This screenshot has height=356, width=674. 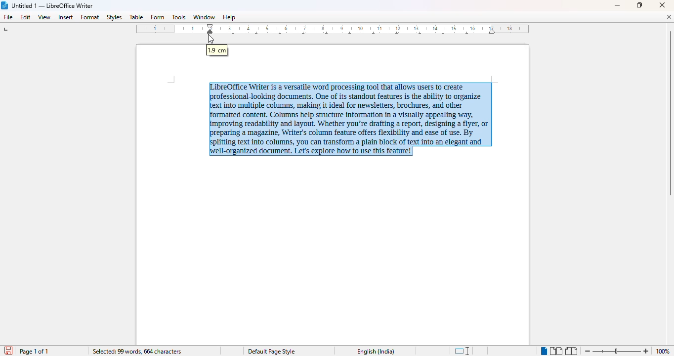 What do you see at coordinates (379, 352) in the screenshot?
I see `English (India)` at bounding box center [379, 352].